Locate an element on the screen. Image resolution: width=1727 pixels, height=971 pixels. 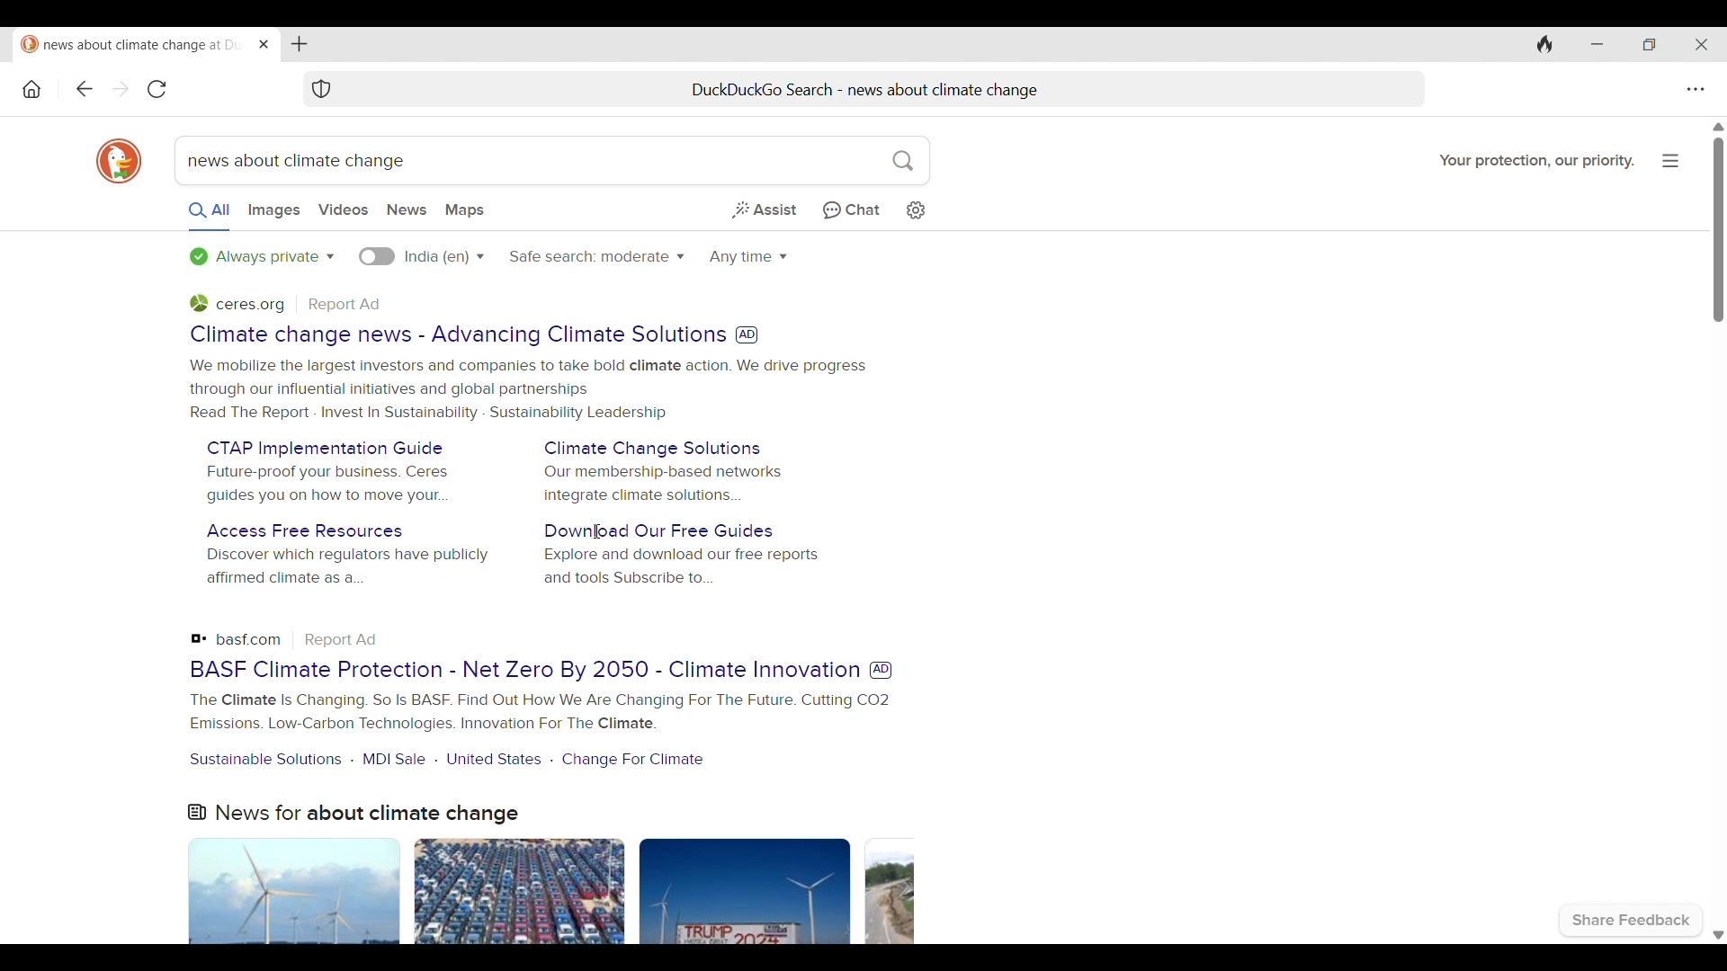
Refresh page is located at coordinates (157, 90).